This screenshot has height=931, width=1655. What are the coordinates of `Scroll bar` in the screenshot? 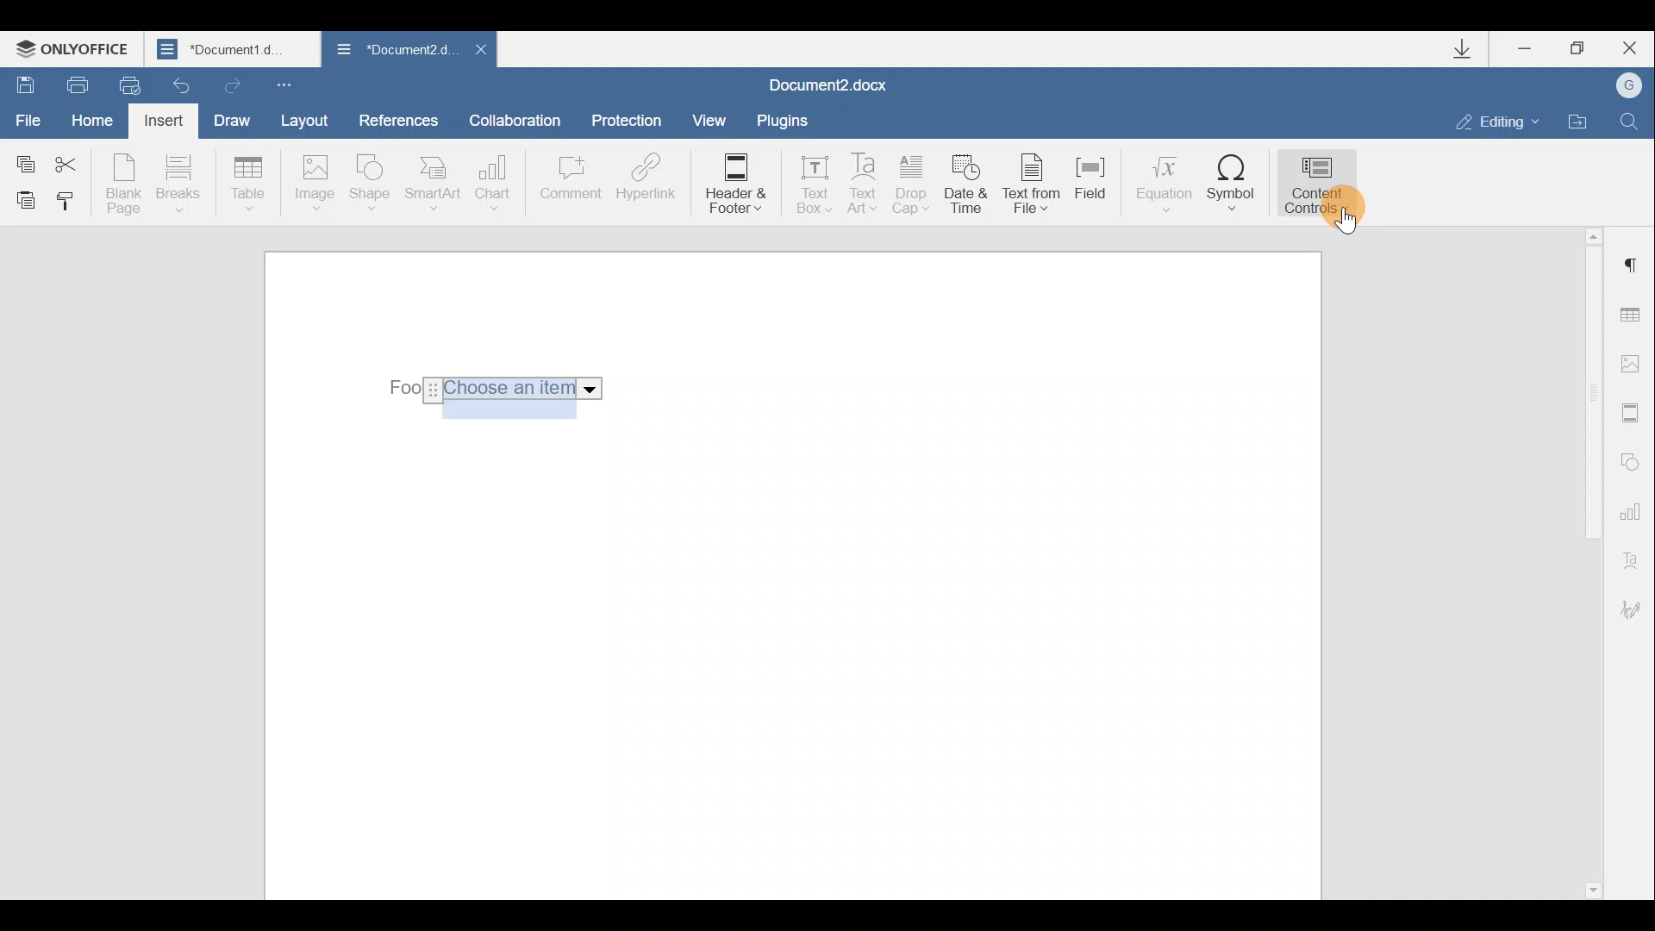 It's located at (1588, 560).